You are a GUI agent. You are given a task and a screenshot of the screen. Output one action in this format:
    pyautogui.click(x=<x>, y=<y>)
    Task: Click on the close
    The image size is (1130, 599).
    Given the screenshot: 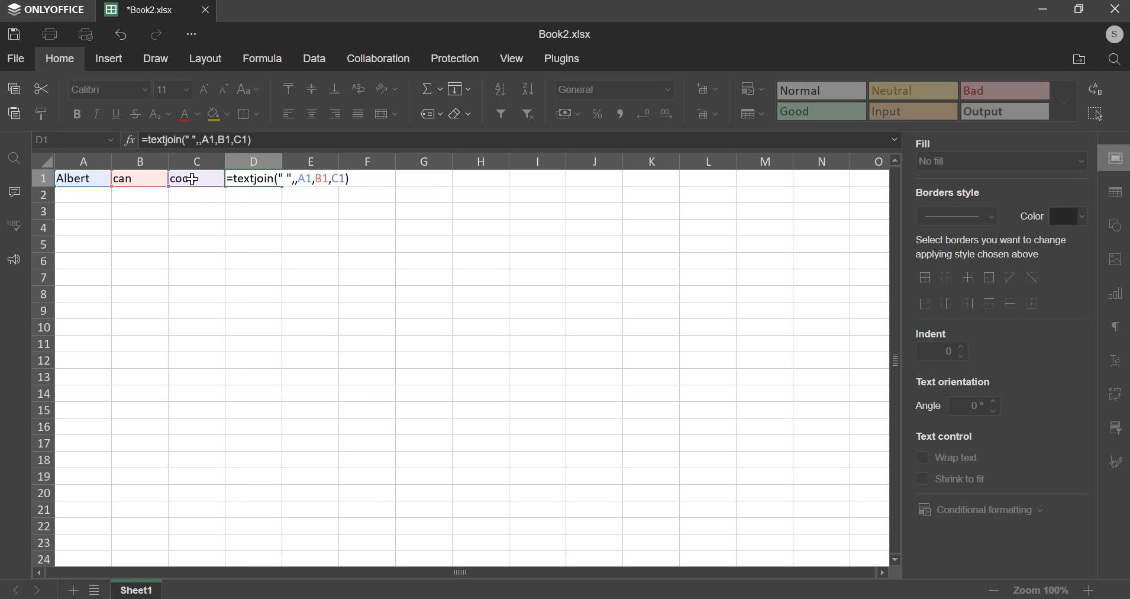 What is the action you would take?
    pyautogui.click(x=208, y=11)
    